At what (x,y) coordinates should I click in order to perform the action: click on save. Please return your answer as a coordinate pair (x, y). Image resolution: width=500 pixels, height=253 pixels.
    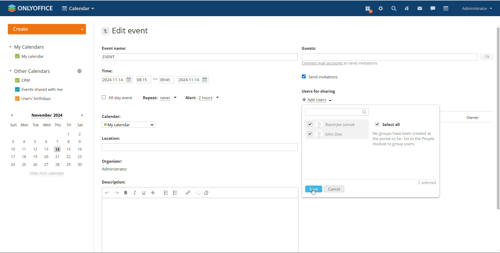
    Looking at the image, I should click on (314, 189).